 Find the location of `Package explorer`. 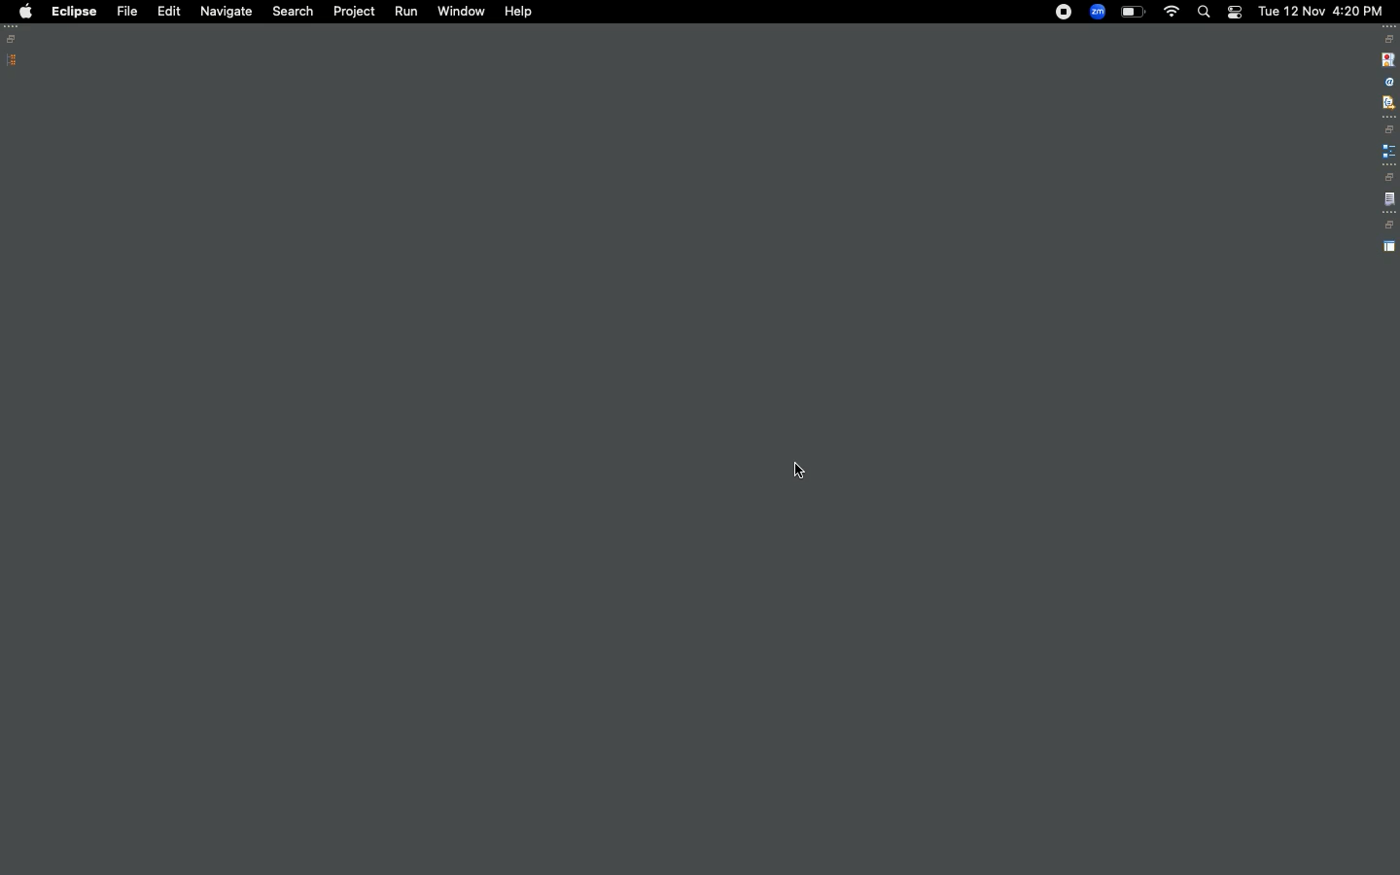

Package explorer is located at coordinates (13, 60).